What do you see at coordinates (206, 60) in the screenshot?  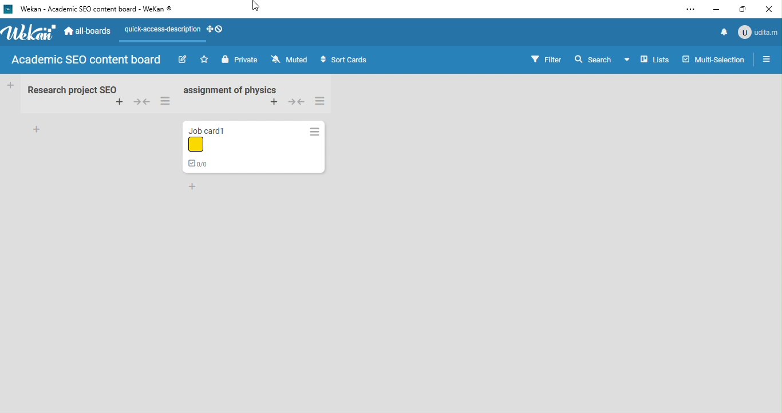 I see `star this board` at bounding box center [206, 60].